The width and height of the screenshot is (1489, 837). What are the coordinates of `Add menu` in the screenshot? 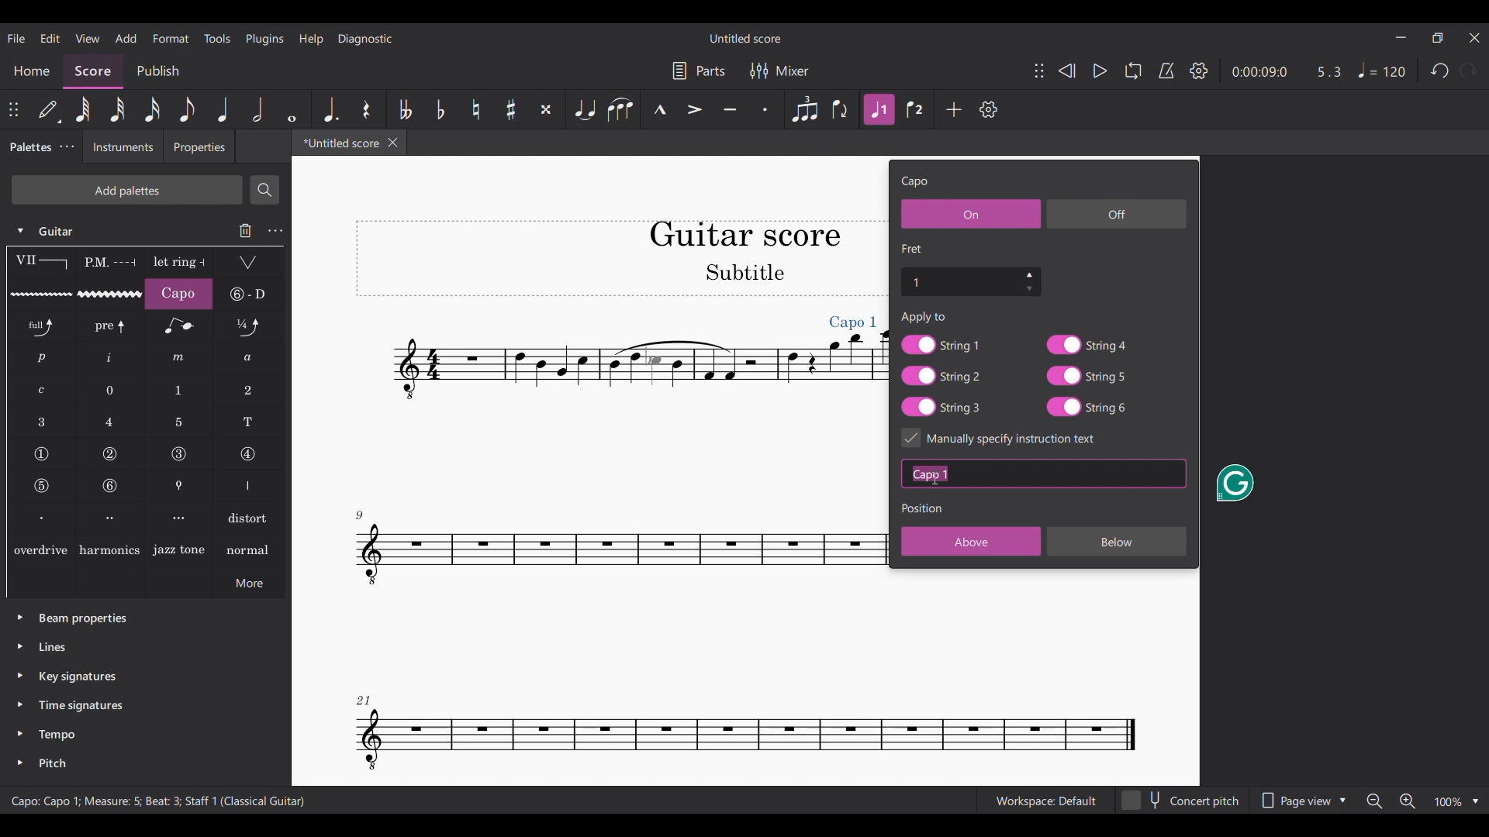 It's located at (126, 38).